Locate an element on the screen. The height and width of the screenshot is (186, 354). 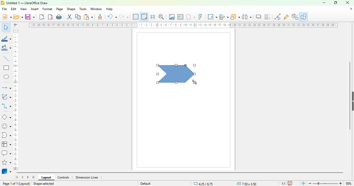
50% is located at coordinates (349, 183).